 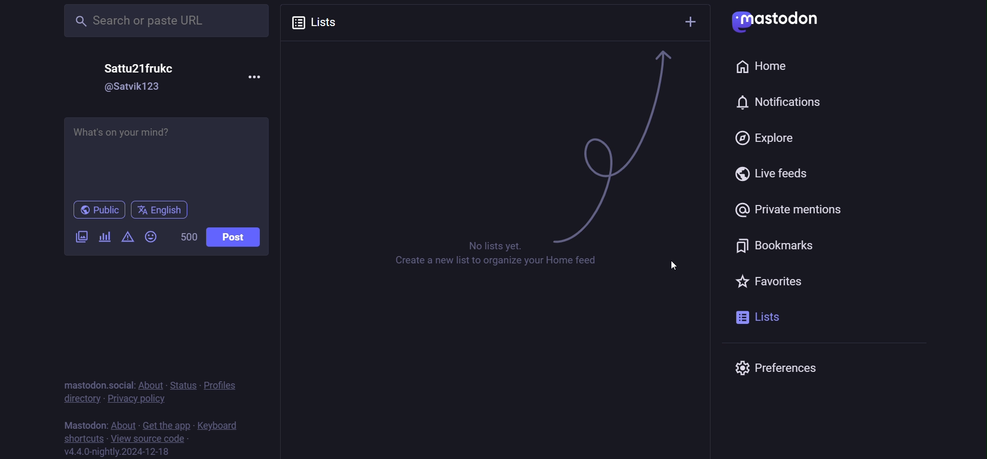 I want to click on emoji, so click(x=151, y=235).